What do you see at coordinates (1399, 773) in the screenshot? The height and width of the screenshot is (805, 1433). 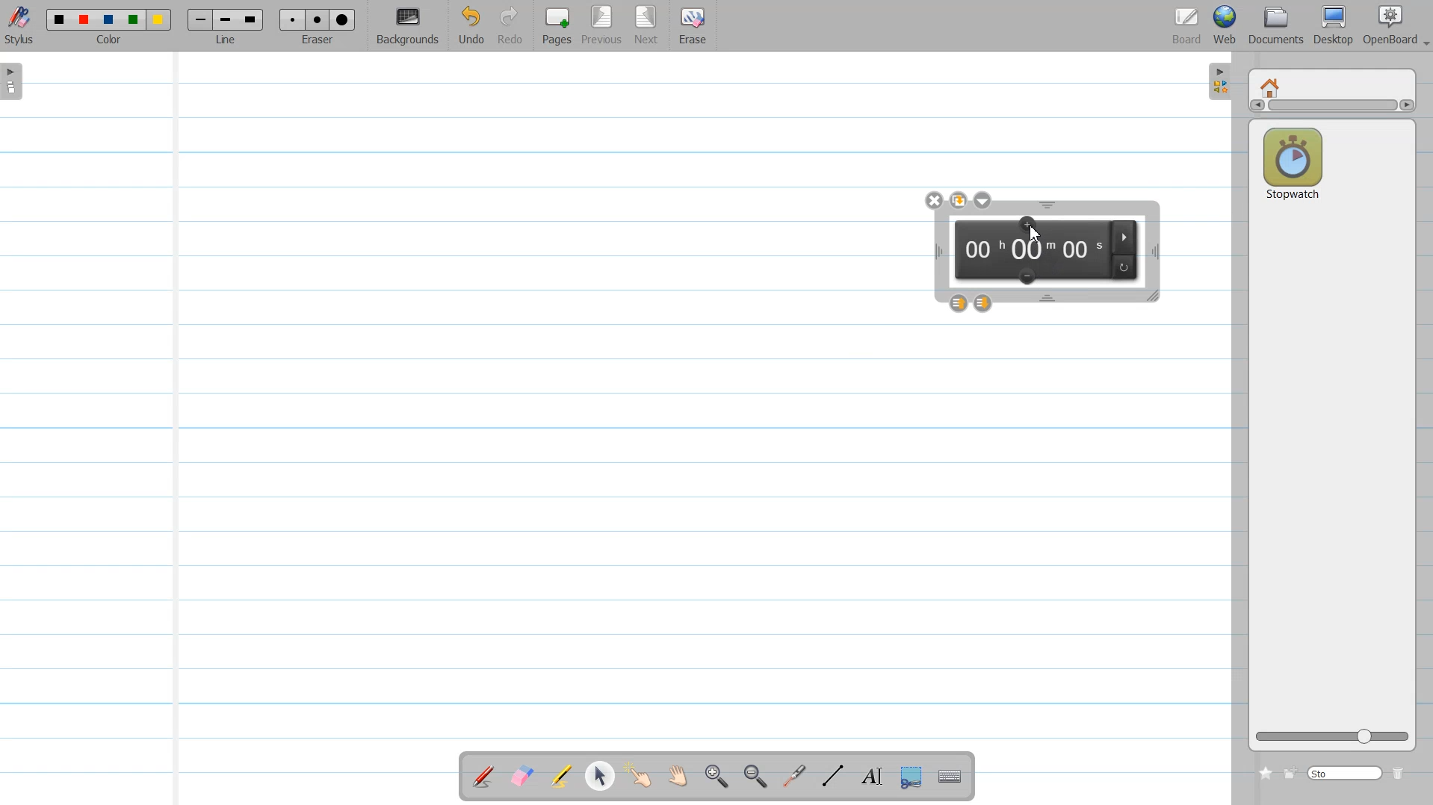 I see `Delete` at bounding box center [1399, 773].